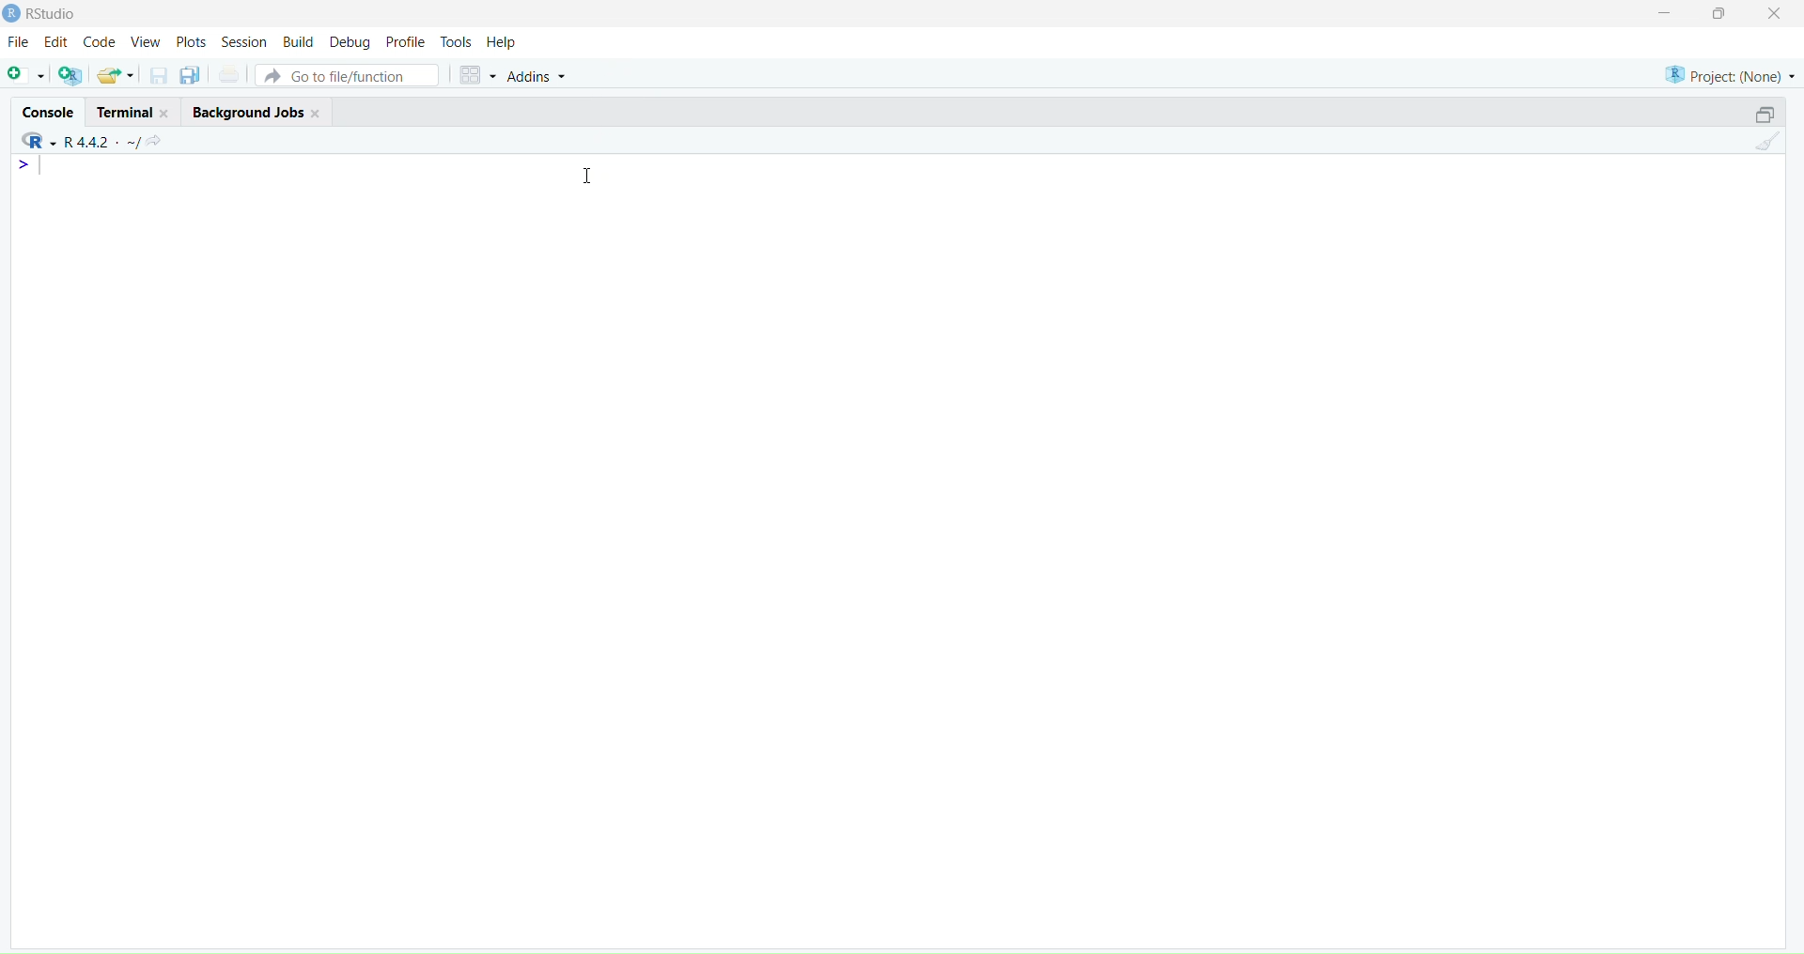 The image size is (1804, 954). Describe the element at coordinates (21, 41) in the screenshot. I see `file` at that location.